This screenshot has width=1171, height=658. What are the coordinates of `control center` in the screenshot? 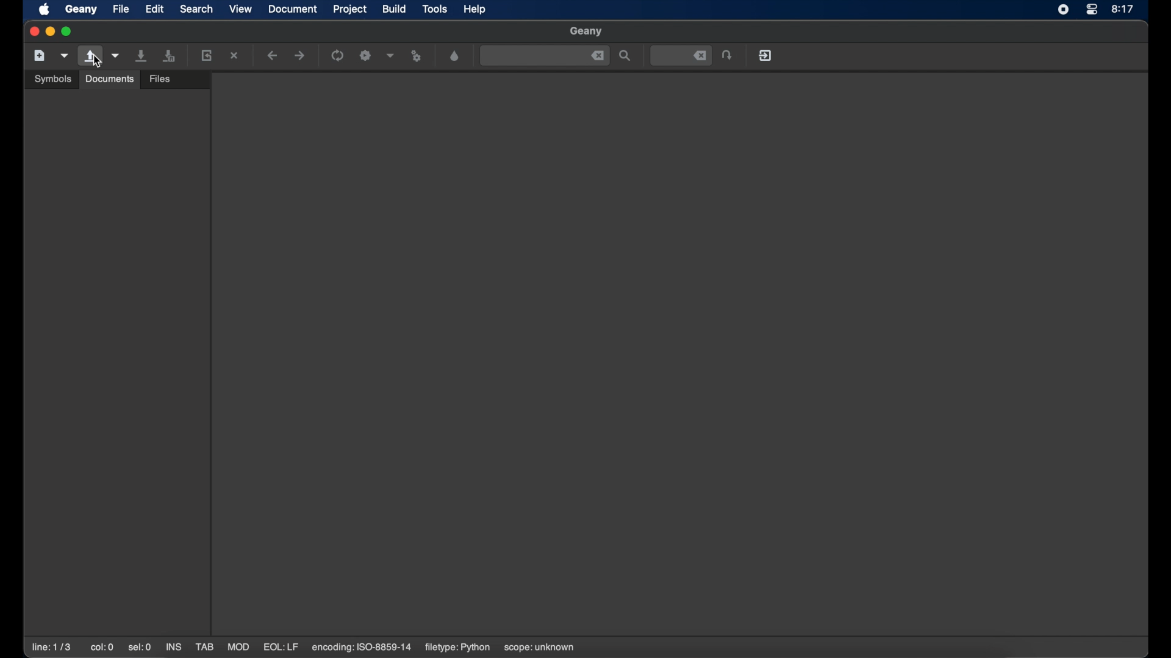 It's located at (1092, 10).